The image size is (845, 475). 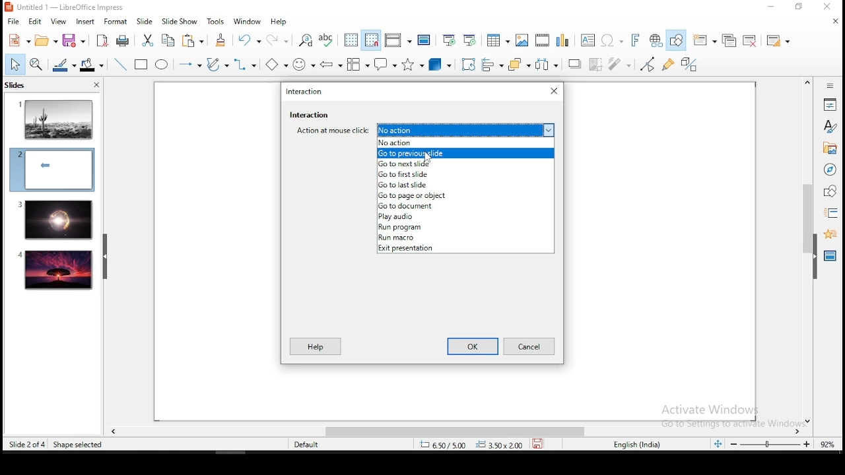 I want to click on snap to grid, so click(x=372, y=40).